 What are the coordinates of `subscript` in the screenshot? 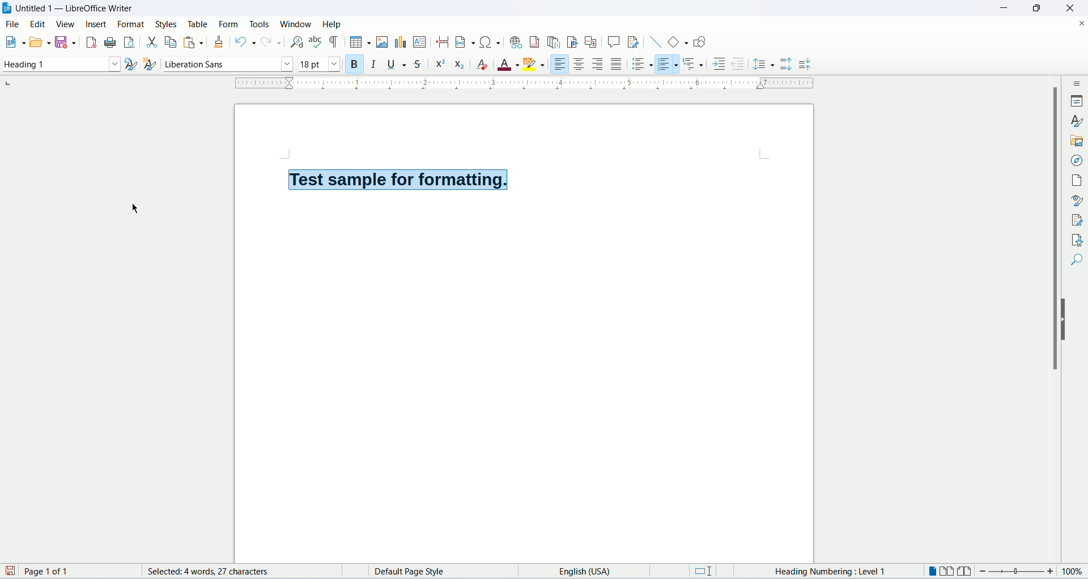 It's located at (460, 63).